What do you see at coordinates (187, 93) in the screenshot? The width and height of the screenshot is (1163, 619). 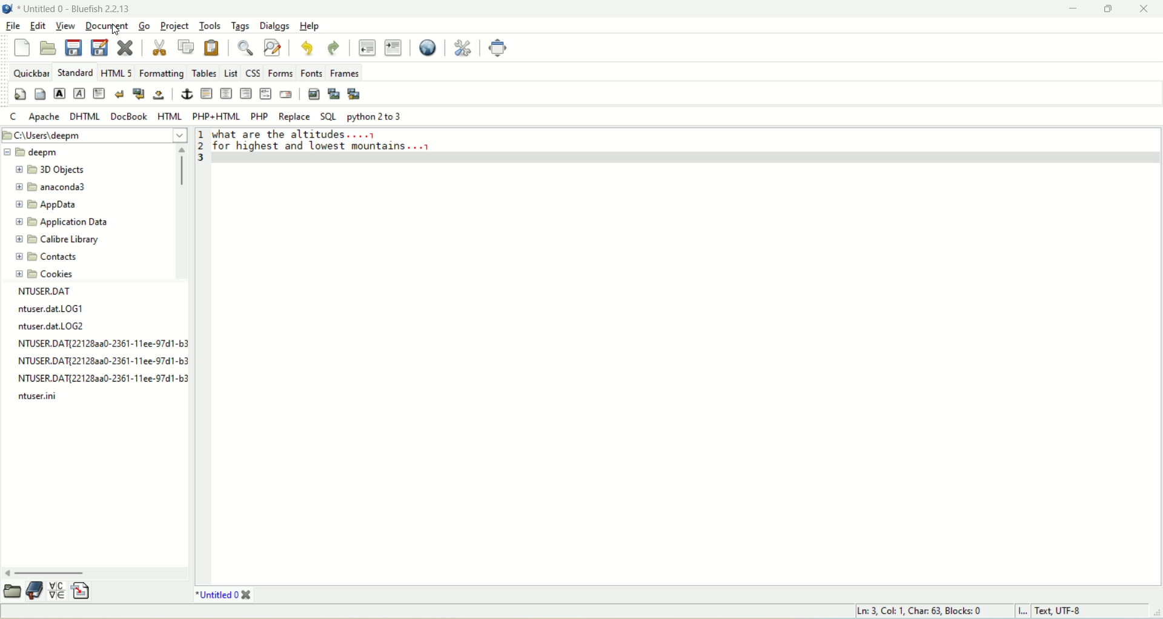 I see `anchor/hyperlink` at bounding box center [187, 93].